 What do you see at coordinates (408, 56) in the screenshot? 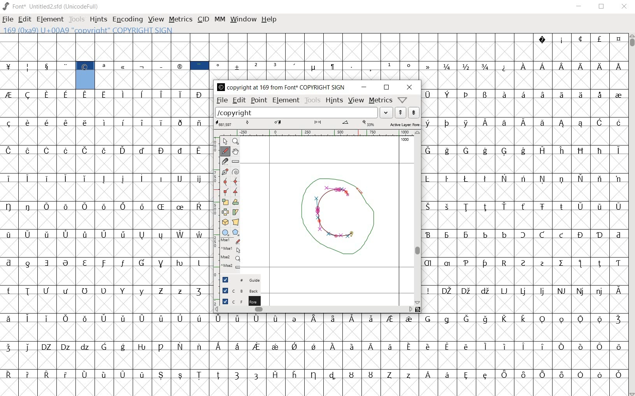
I see `glyph characters` at bounding box center [408, 56].